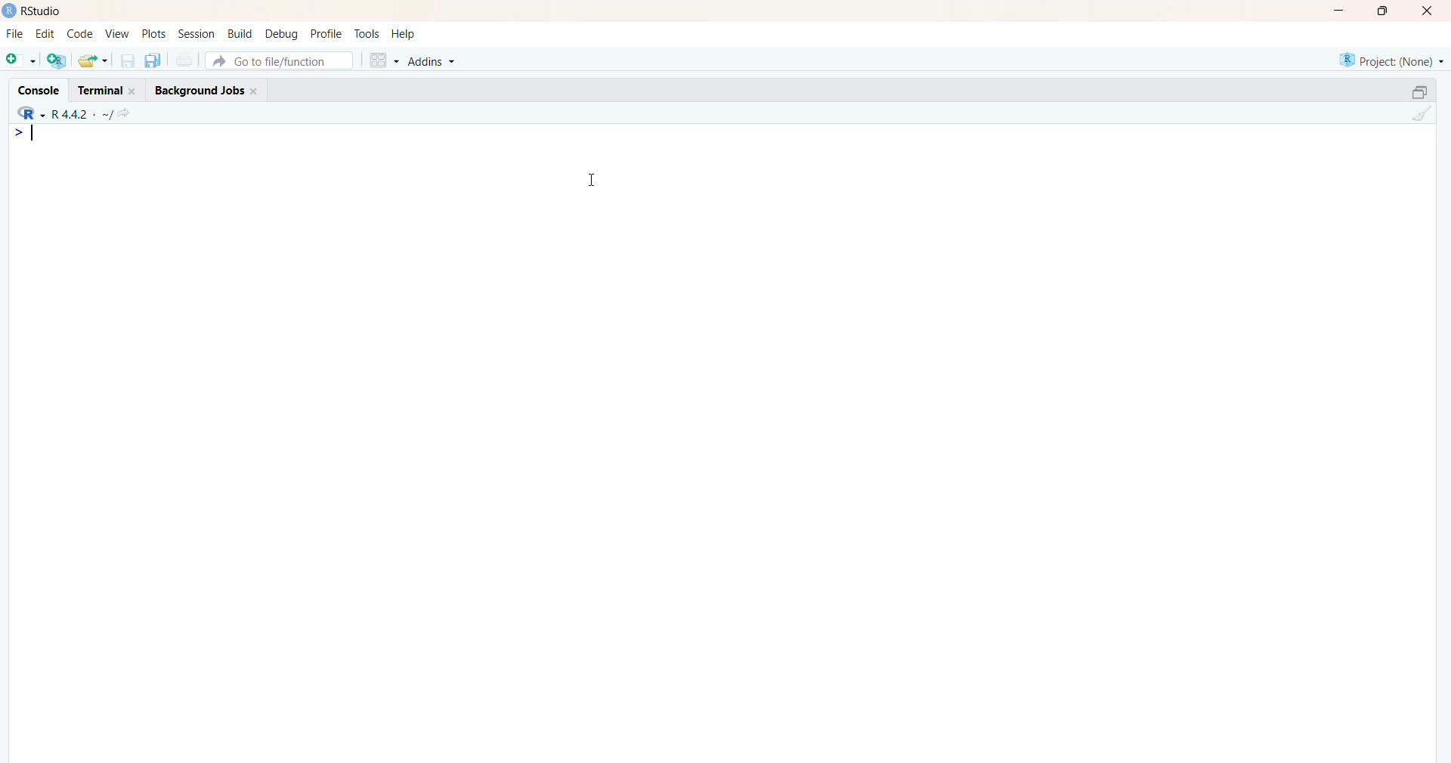 The image size is (1451, 763). What do you see at coordinates (128, 63) in the screenshot?
I see `save current document` at bounding box center [128, 63].